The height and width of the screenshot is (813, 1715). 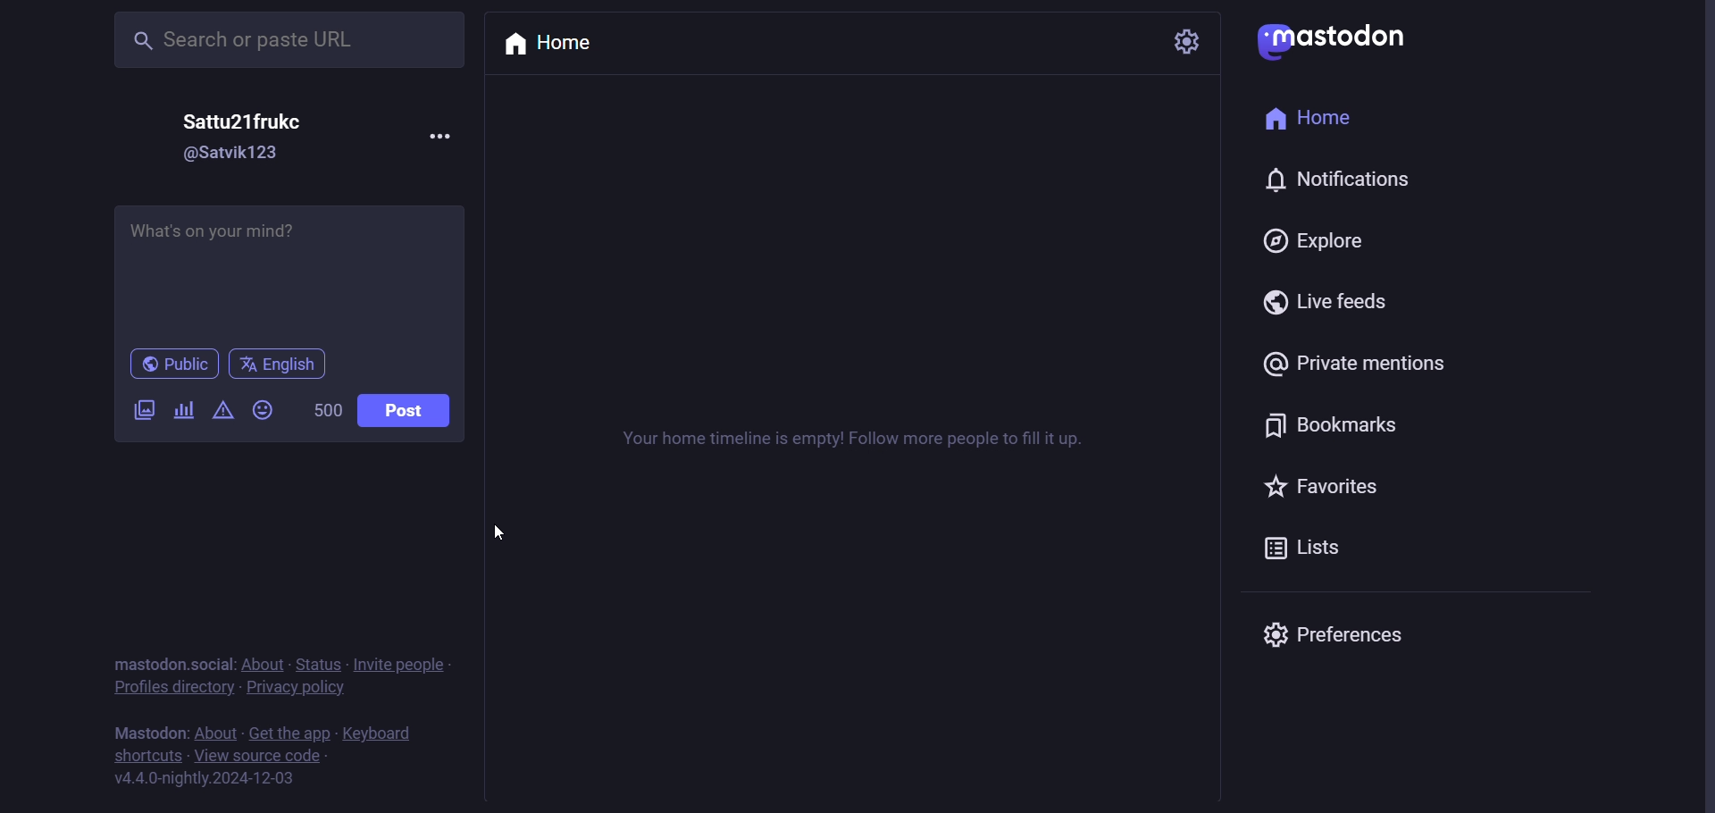 I want to click on social, so click(x=213, y=663).